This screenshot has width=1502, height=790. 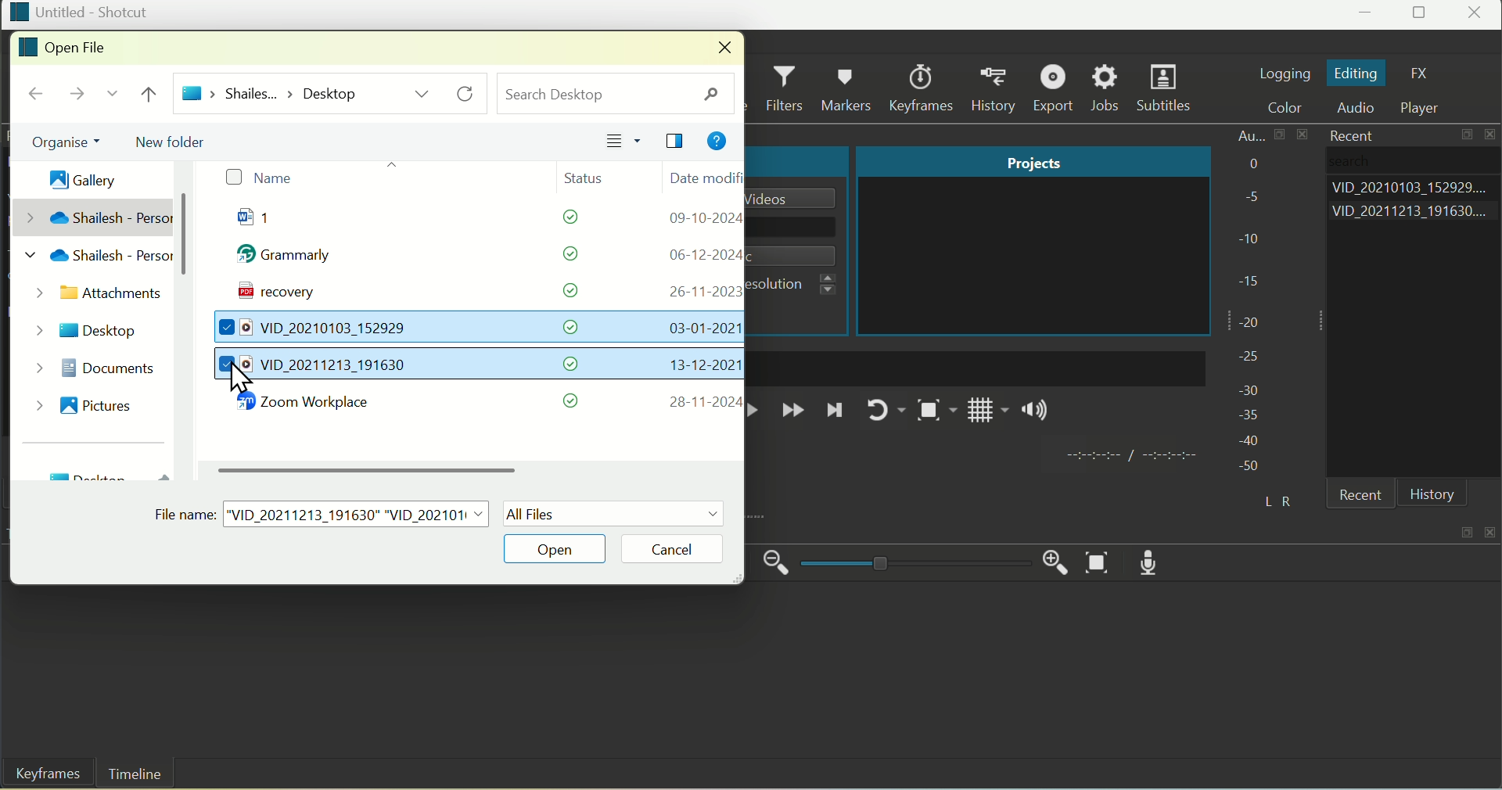 What do you see at coordinates (624, 142) in the screenshot?
I see `View as` at bounding box center [624, 142].